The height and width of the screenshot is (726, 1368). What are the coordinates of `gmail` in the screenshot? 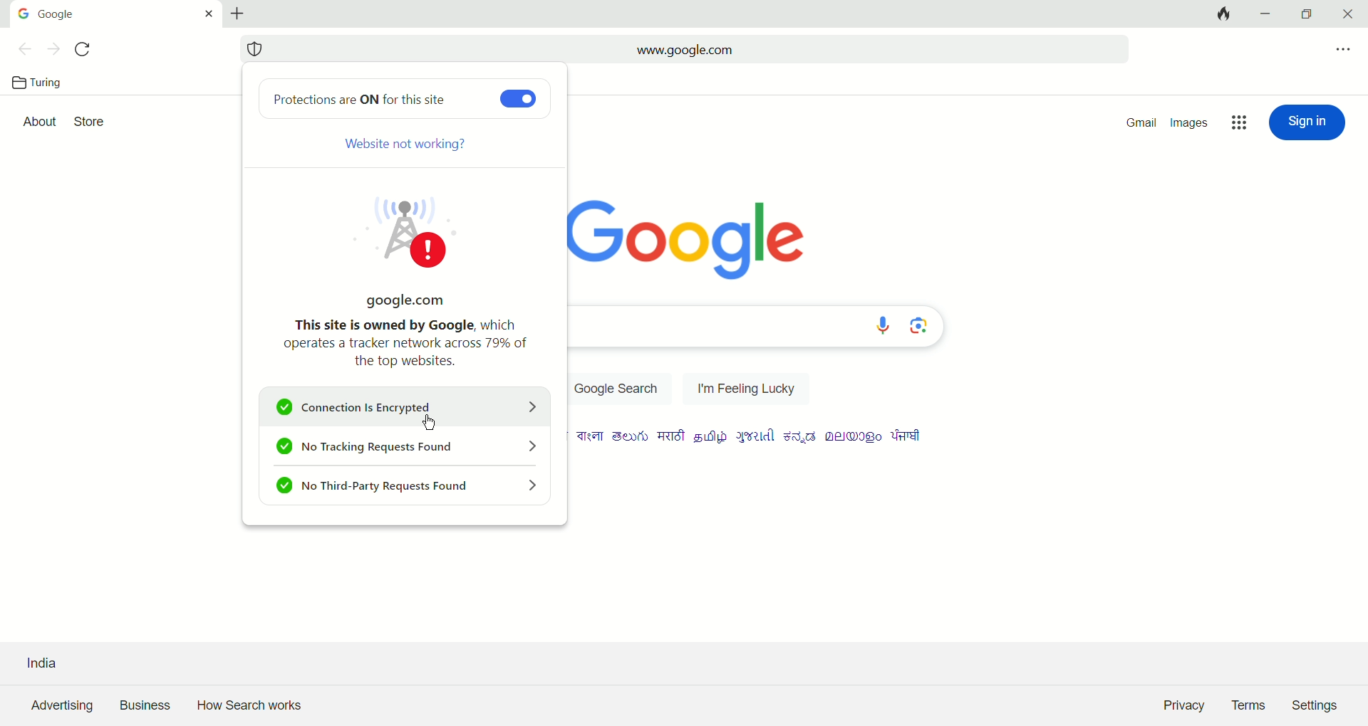 It's located at (1143, 122).